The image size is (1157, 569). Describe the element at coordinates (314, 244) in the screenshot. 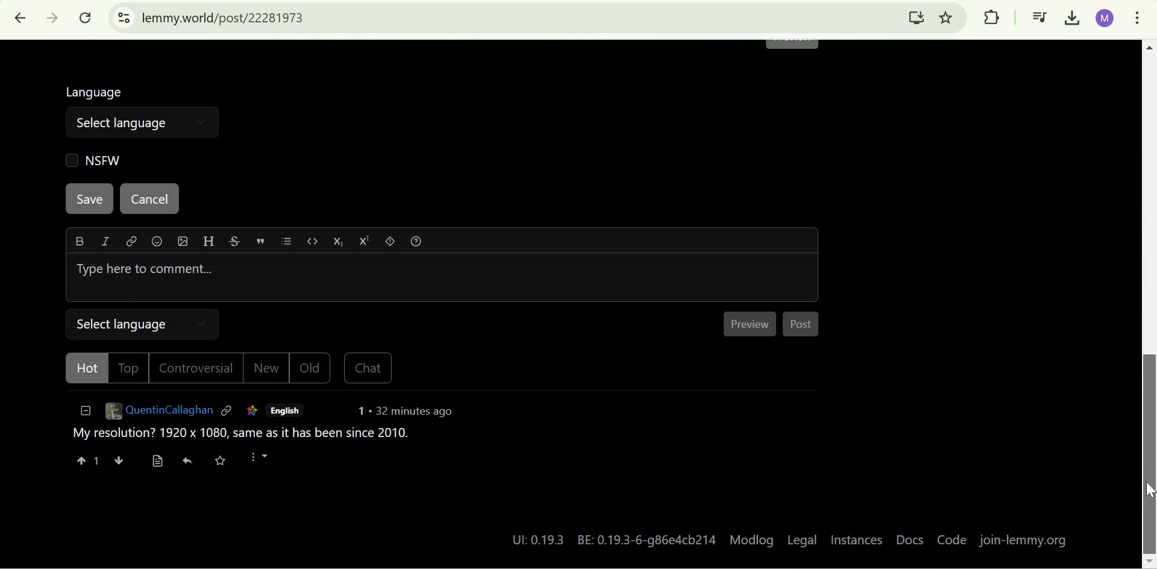

I see `code` at that location.